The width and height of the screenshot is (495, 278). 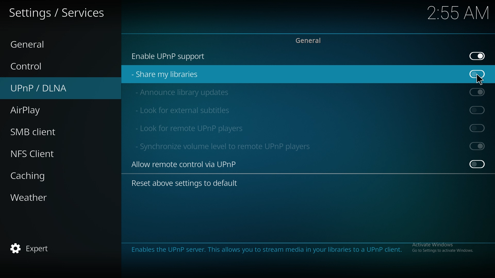 What do you see at coordinates (34, 175) in the screenshot?
I see `caching` at bounding box center [34, 175].